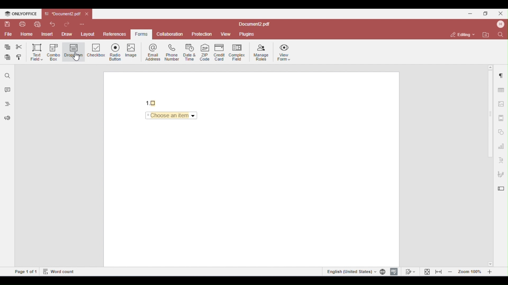 This screenshot has height=285, width=508. I want to click on protection, so click(202, 34).